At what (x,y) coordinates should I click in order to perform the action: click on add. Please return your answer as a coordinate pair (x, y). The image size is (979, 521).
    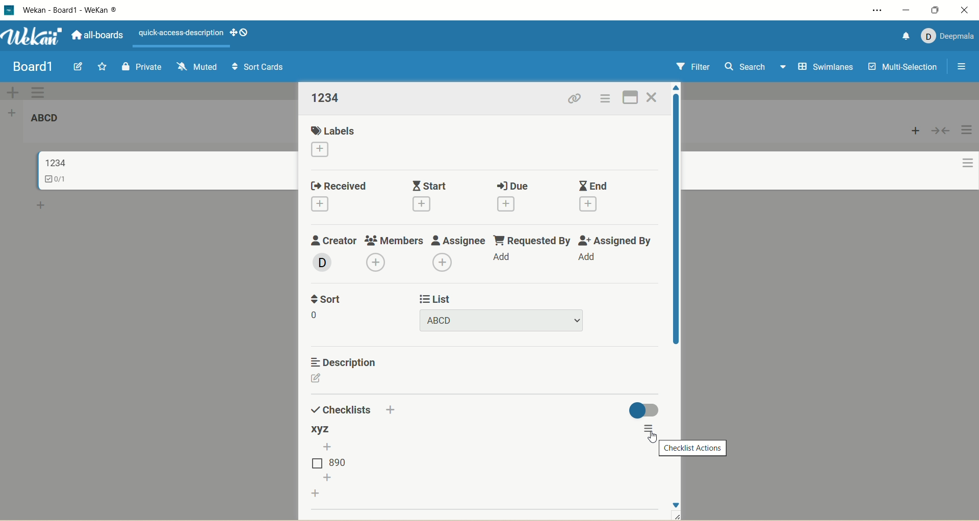
    Looking at the image, I should click on (322, 150).